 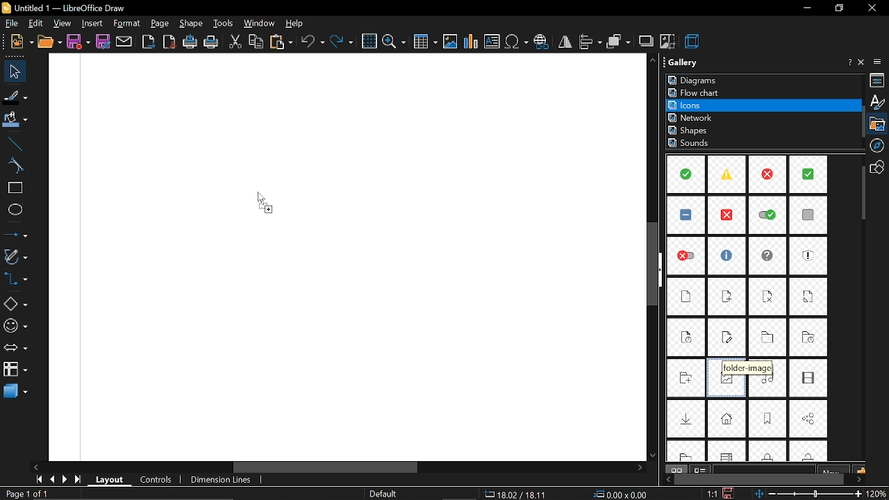 What do you see at coordinates (65, 480) in the screenshot?
I see `next page` at bounding box center [65, 480].